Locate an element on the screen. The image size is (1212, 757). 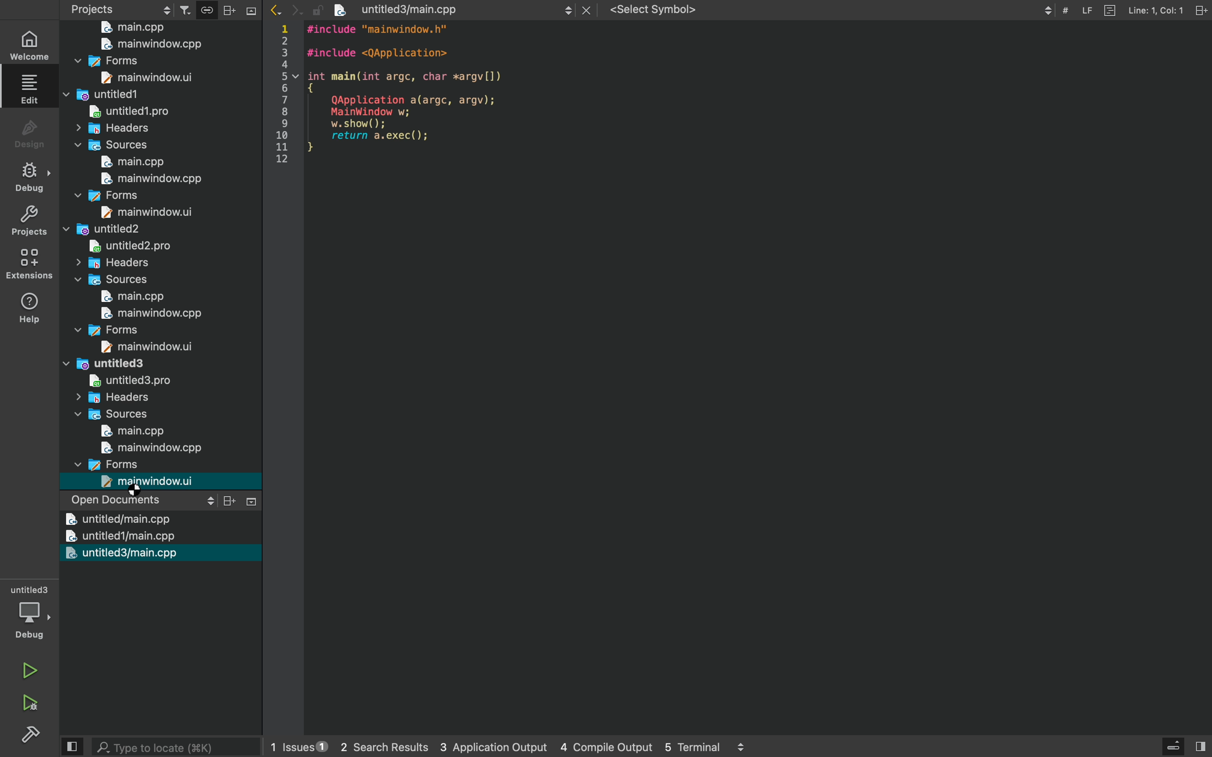
edit is located at coordinates (32, 88).